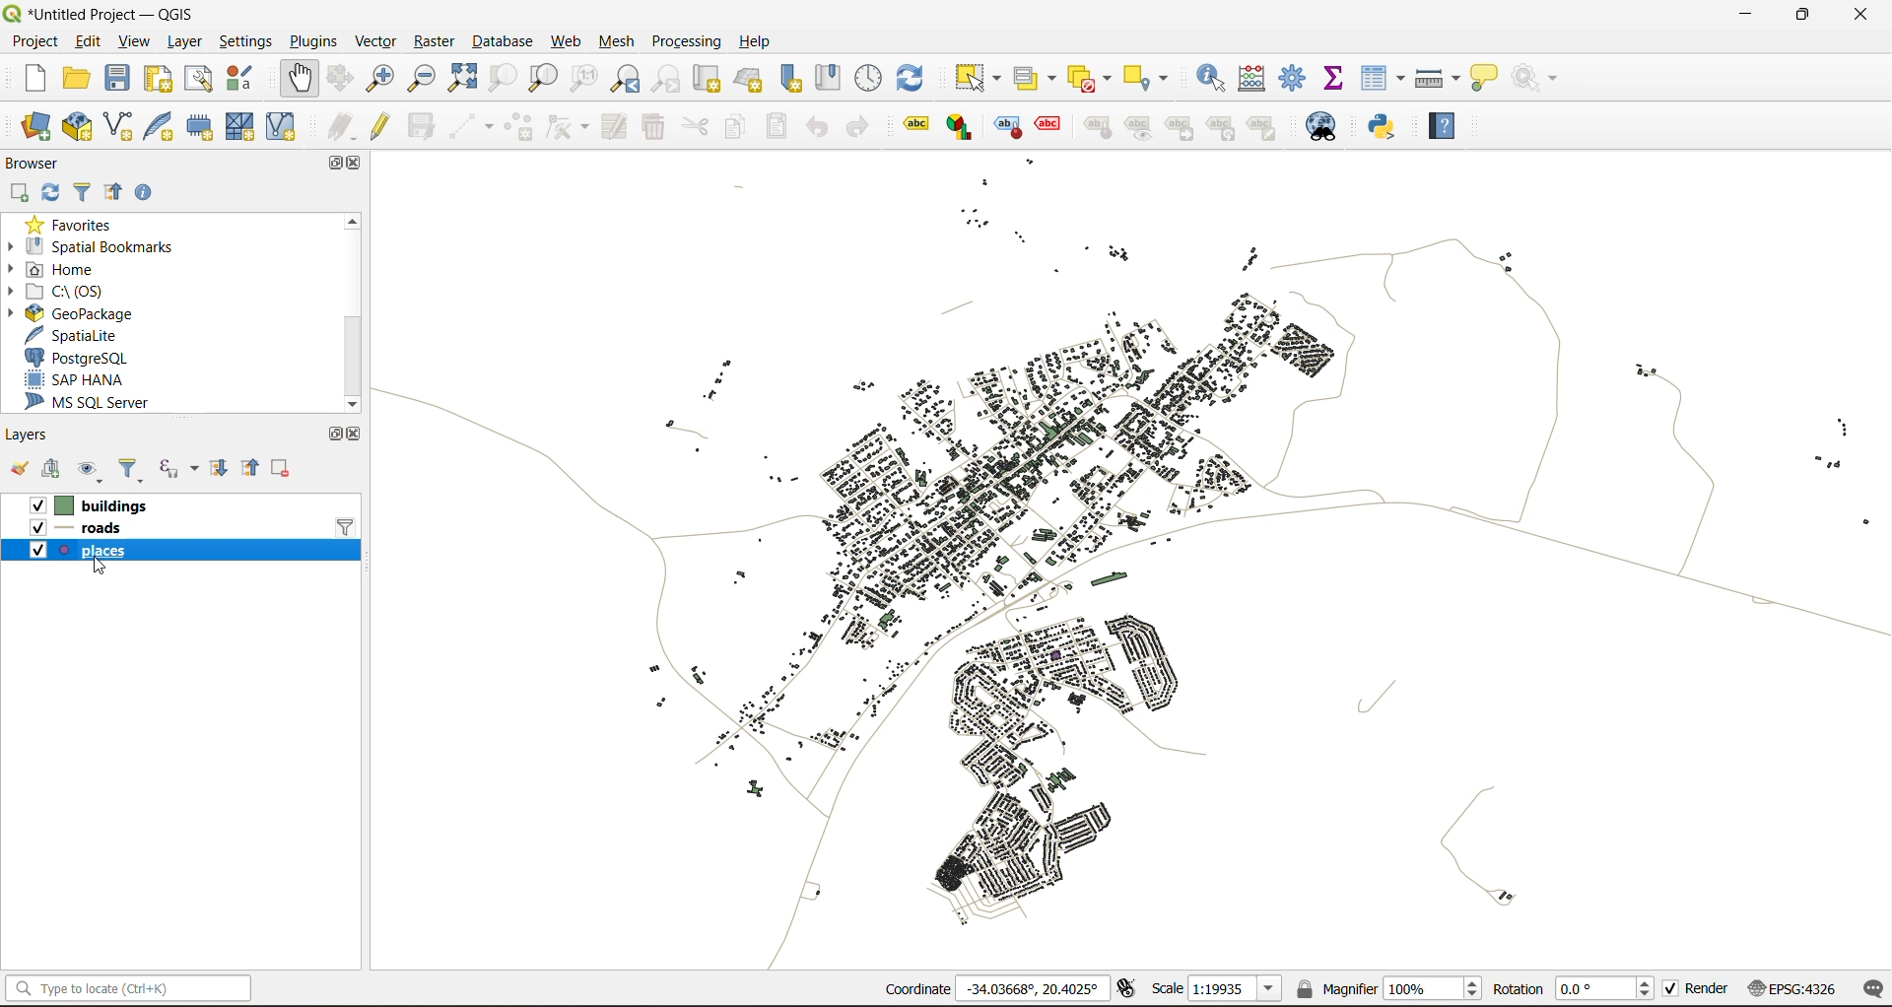 The image size is (1892, 1007). What do you see at coordinates (87, 191) in the screenshot?
I see `filter` at bounding box center [87, 191].